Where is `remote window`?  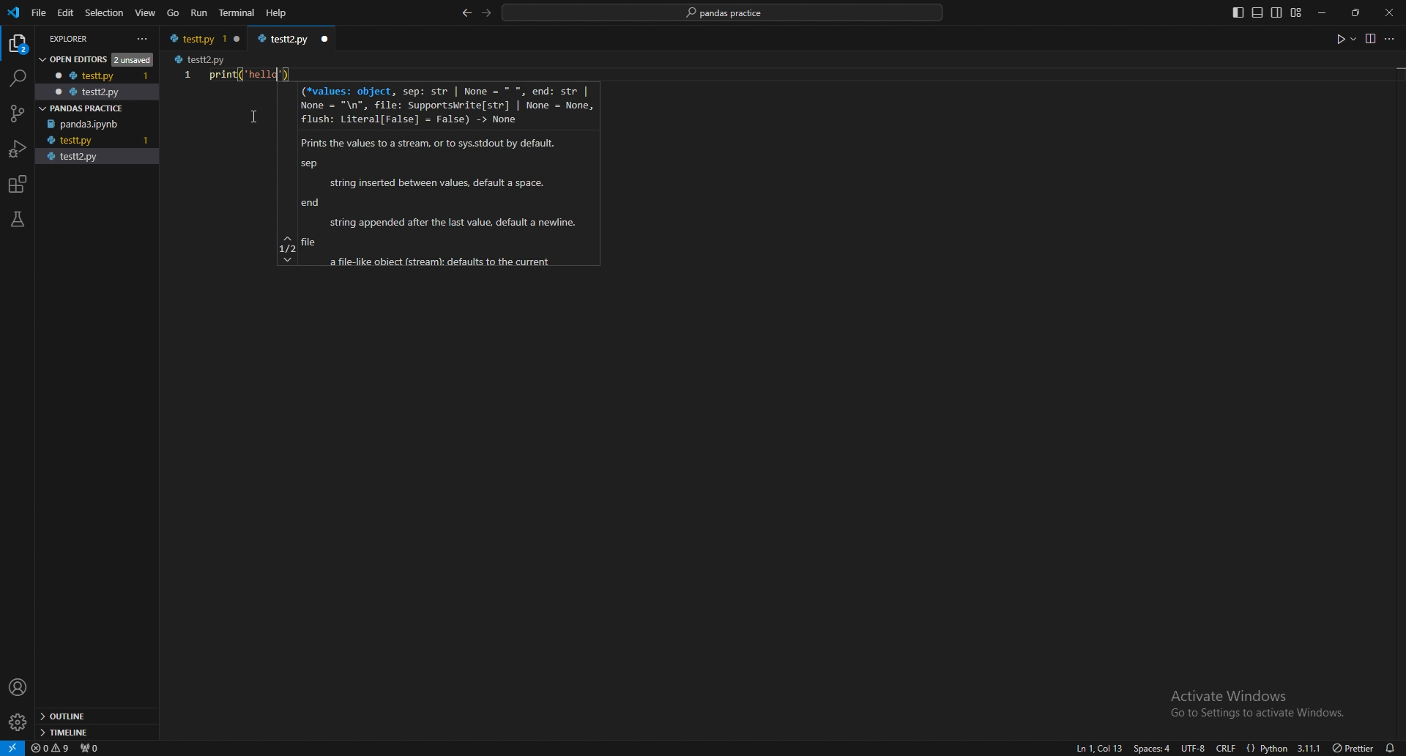 remote window is located at coordinates (12, 747).